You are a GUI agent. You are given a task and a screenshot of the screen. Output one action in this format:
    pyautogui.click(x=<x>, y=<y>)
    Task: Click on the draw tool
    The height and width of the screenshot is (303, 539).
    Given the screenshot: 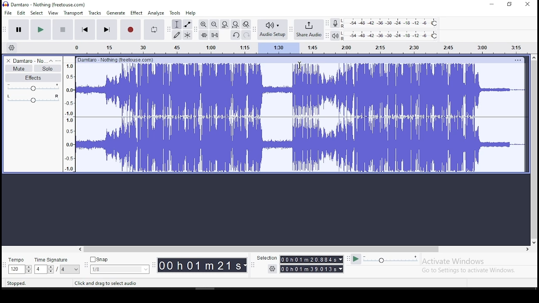 What is the action you would take?
    pyautogui.click(x=177, y=35)
    